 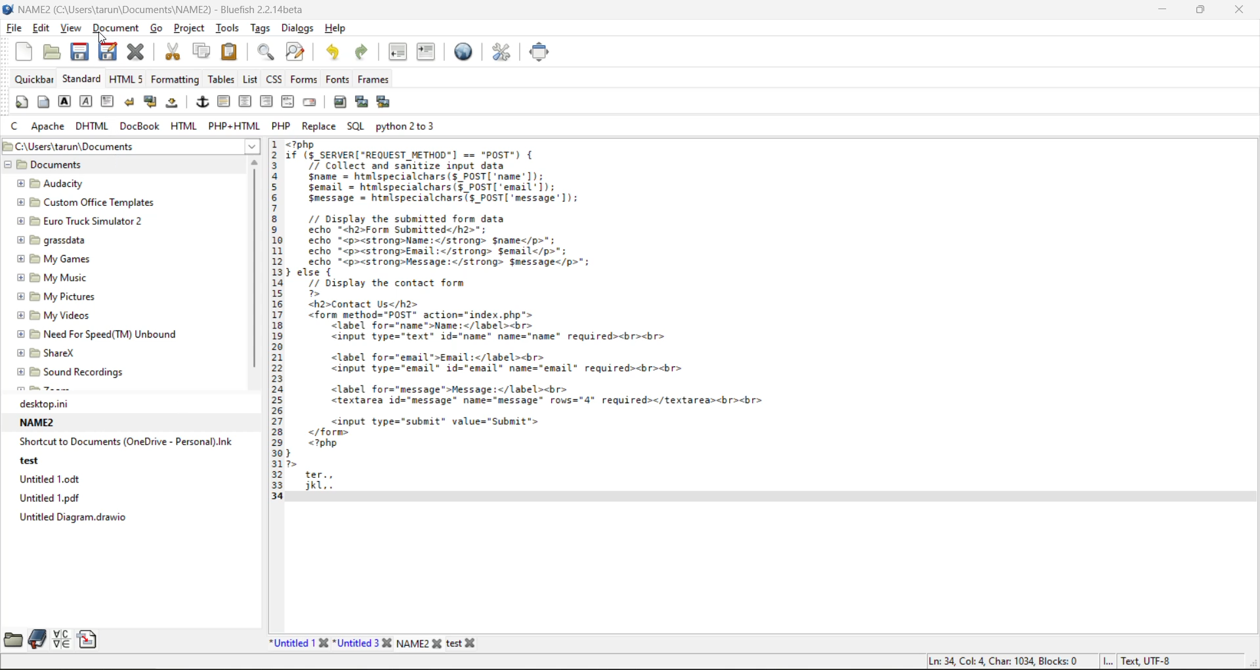 I want to click on quickstart, so click(x=22, y=101).